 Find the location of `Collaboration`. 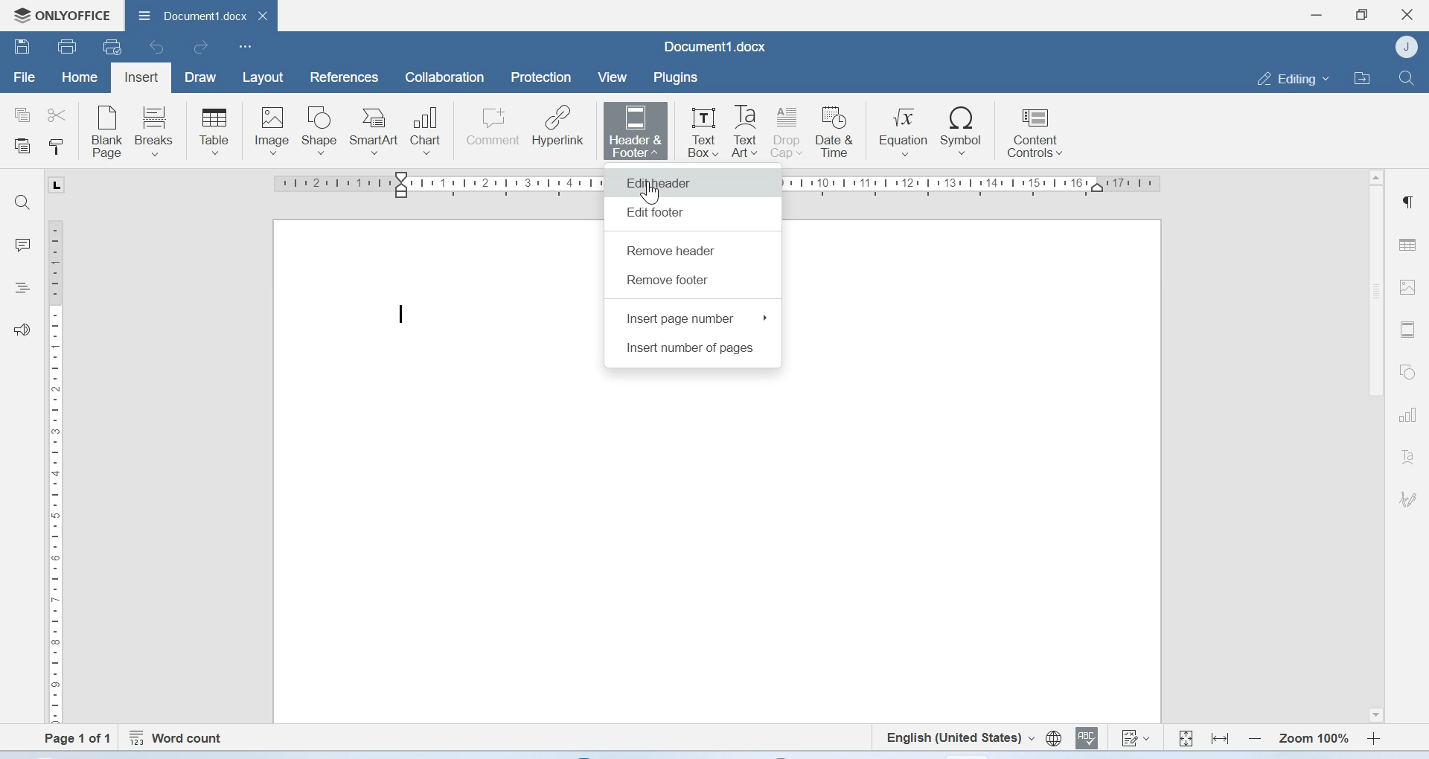

Collaboration is located at coordinates (445, 79).